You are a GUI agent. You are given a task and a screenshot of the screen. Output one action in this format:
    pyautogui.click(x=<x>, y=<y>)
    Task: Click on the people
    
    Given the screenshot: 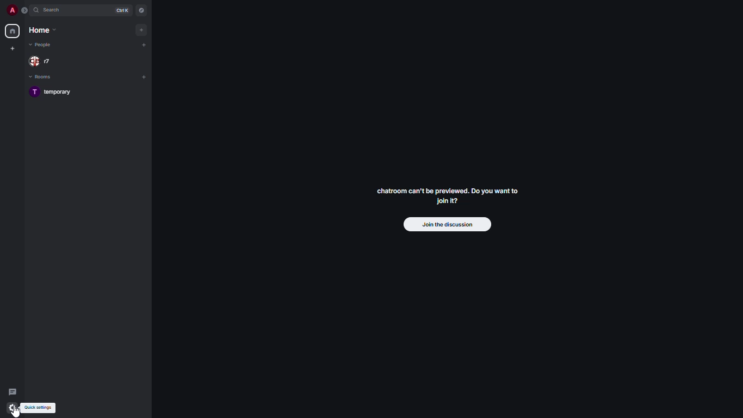 What is the action you would take?
    pyautogui.click(x=42, y=45)
    